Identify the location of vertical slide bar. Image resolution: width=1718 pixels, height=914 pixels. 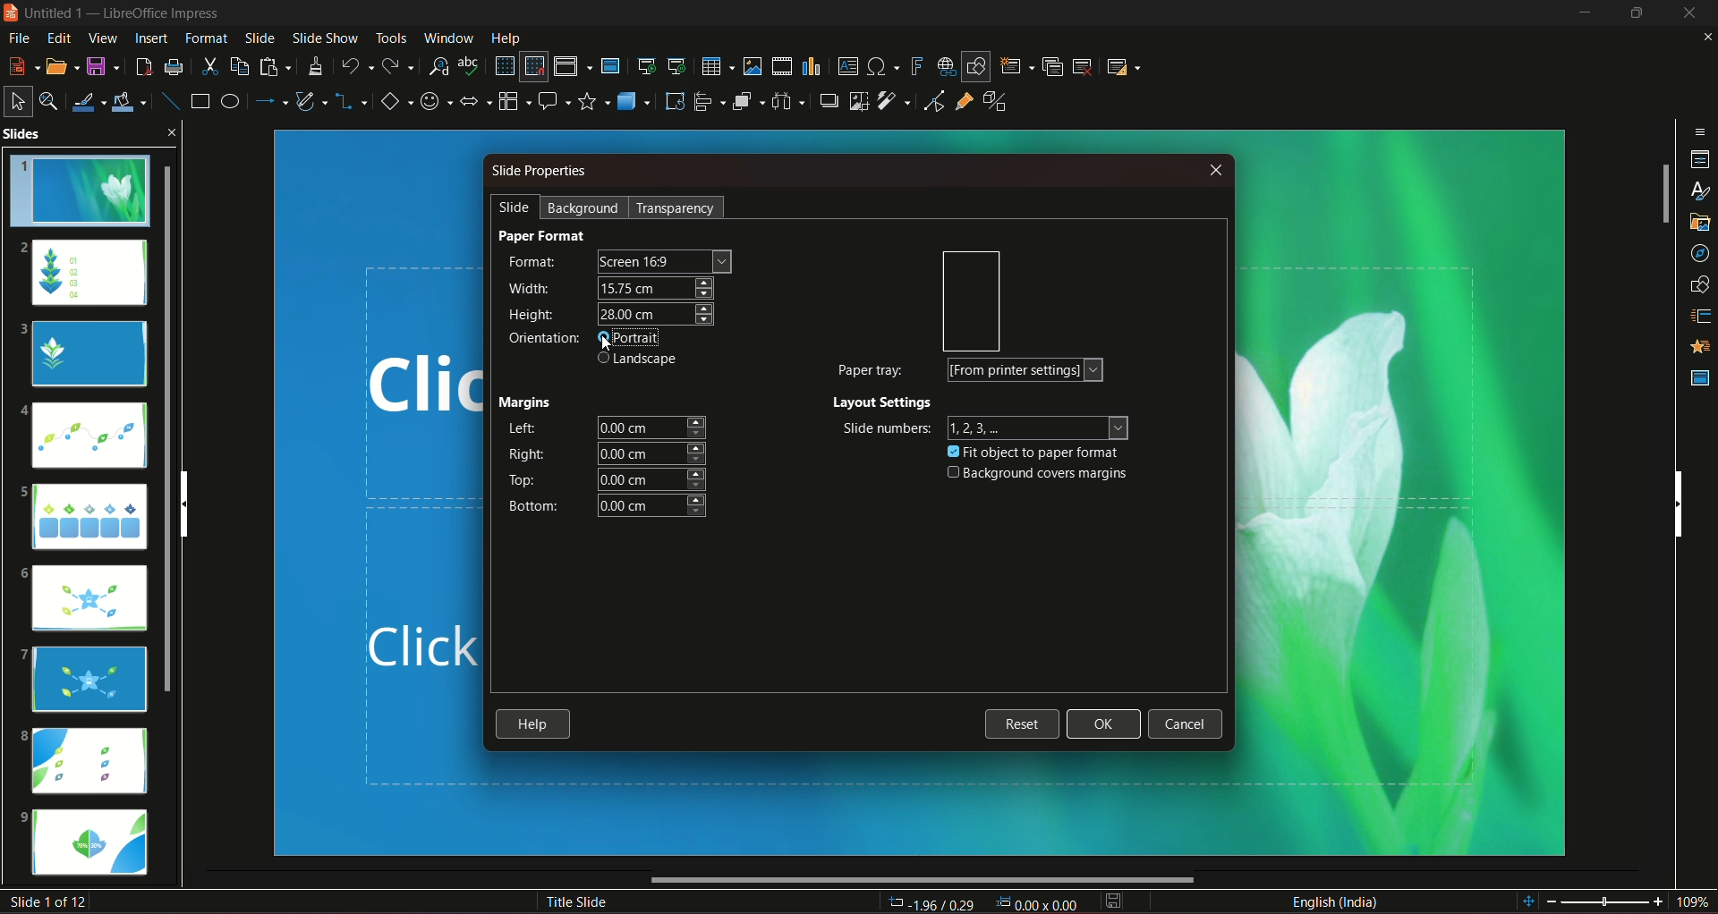
(1663, 195).